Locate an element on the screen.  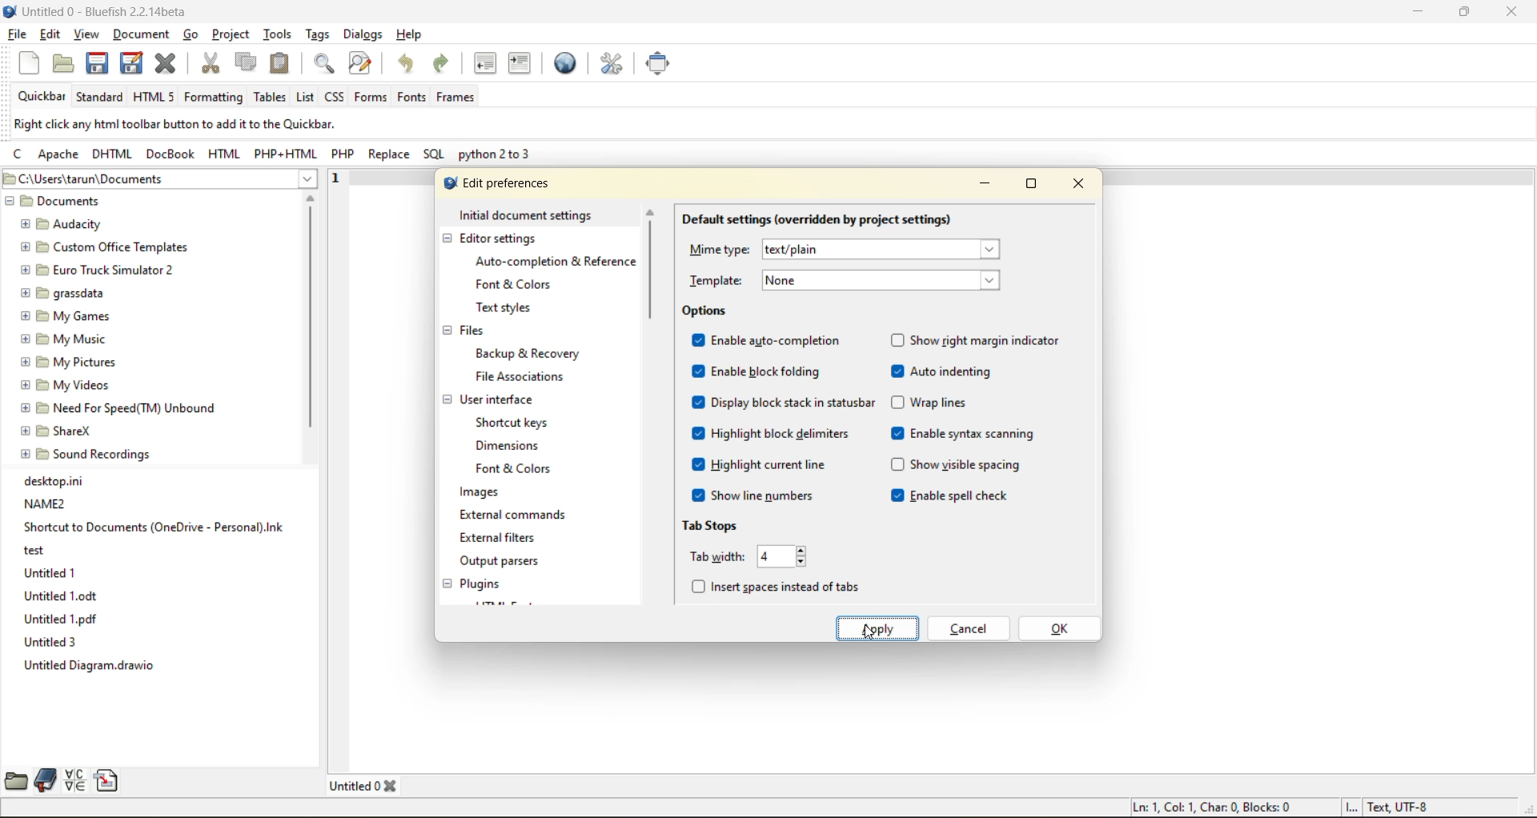
find is located at coordinates (327, 66).